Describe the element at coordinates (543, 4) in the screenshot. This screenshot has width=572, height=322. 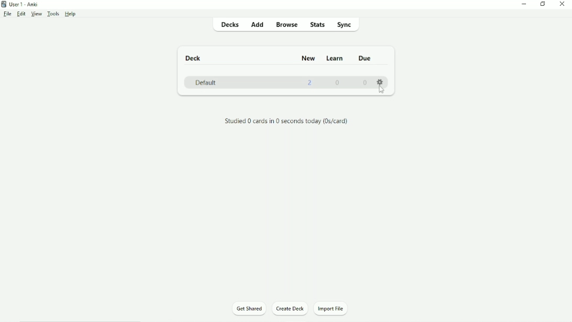
I see `Restore down` at that location.